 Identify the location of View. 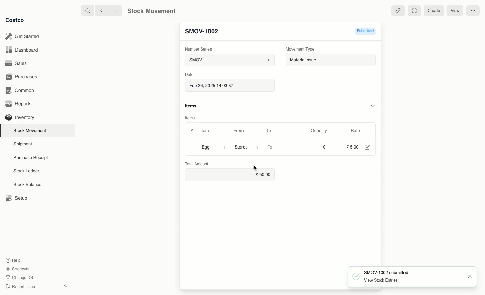
(456, 10).